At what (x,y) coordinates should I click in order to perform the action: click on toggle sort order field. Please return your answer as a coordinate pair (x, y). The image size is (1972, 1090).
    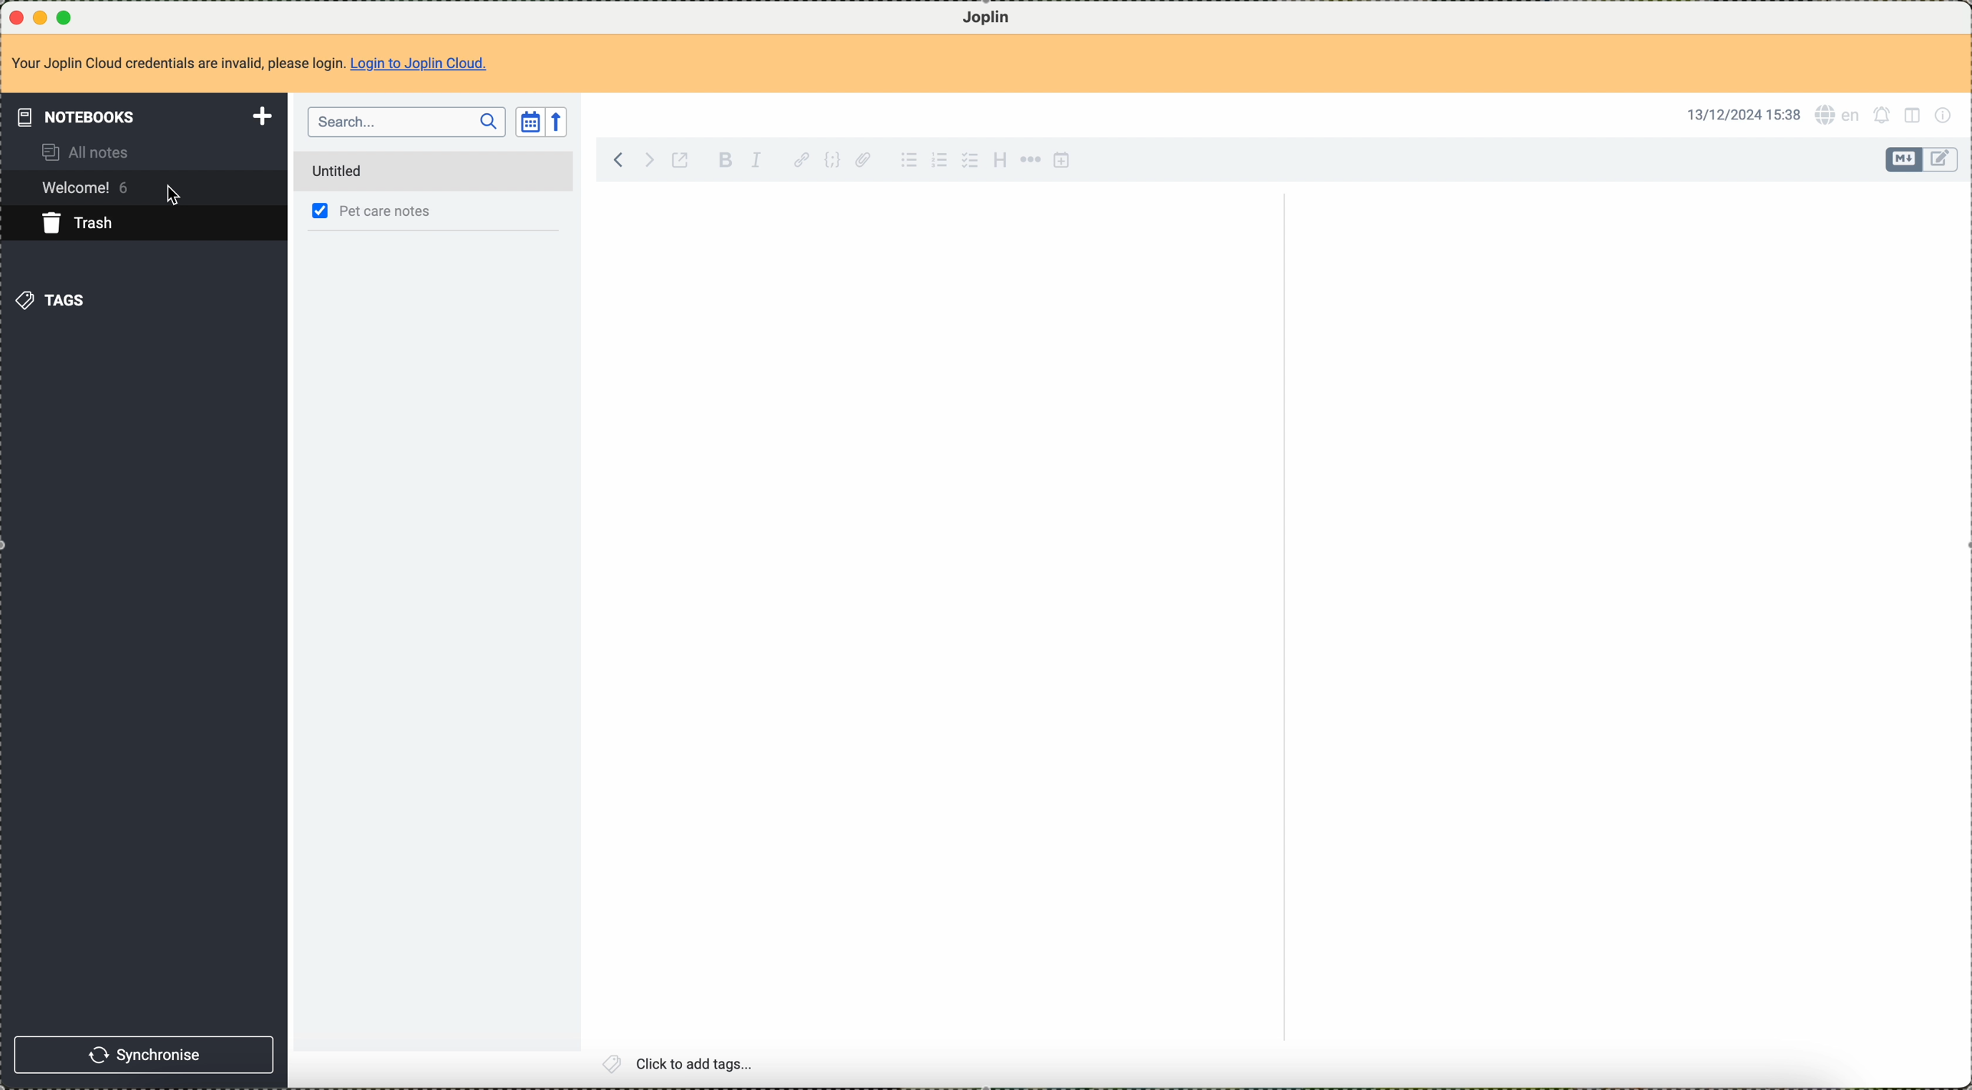
    Looking at the image, I should click on (526, 124).